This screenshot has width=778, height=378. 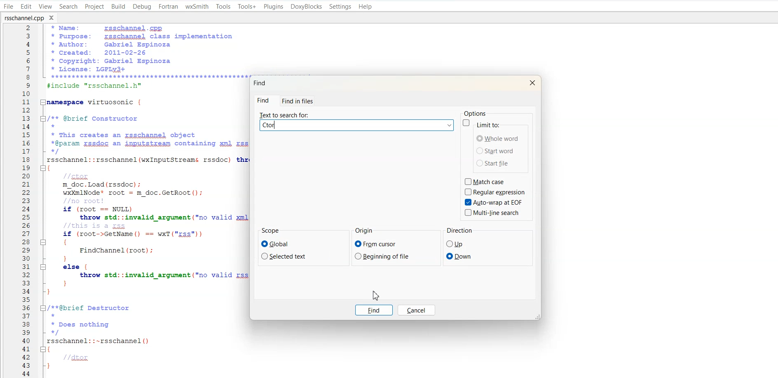 What do you see at coordinates (43, 168) in the screenshot?
I see `Collapse` at bounding box center [43, 168].